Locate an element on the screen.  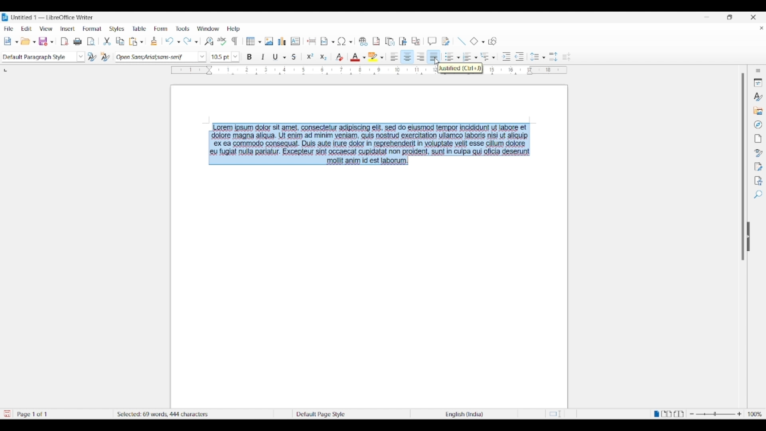
Insert comment is located at coordinates (432, 41).